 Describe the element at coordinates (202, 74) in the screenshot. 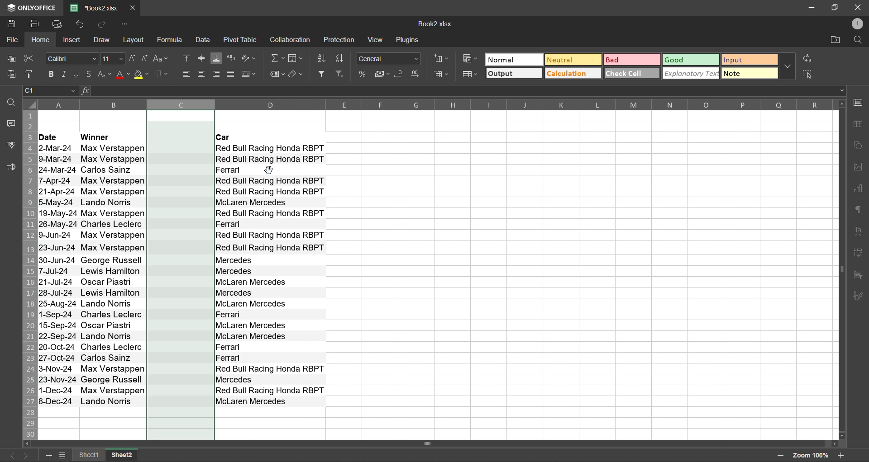

I see `align center` at that location.